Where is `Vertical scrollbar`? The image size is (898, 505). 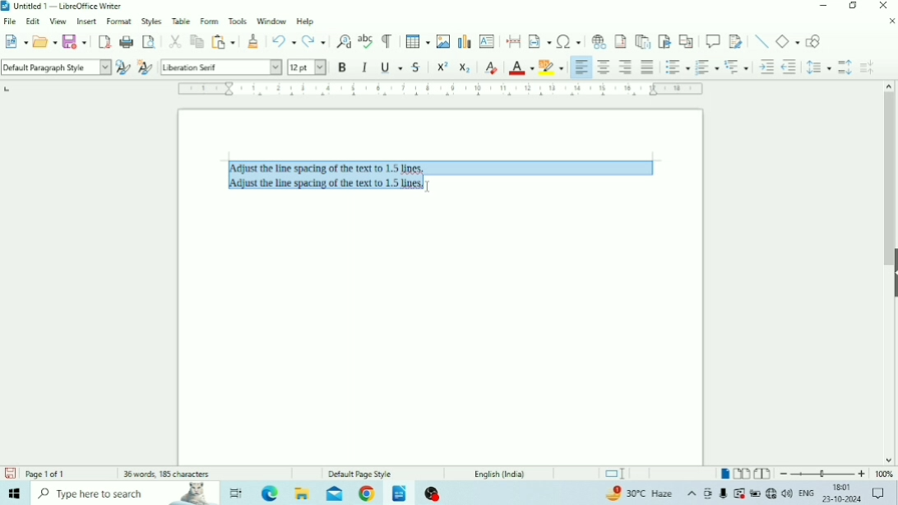
Vertical scrollbar is located at coordinates (890, 158).